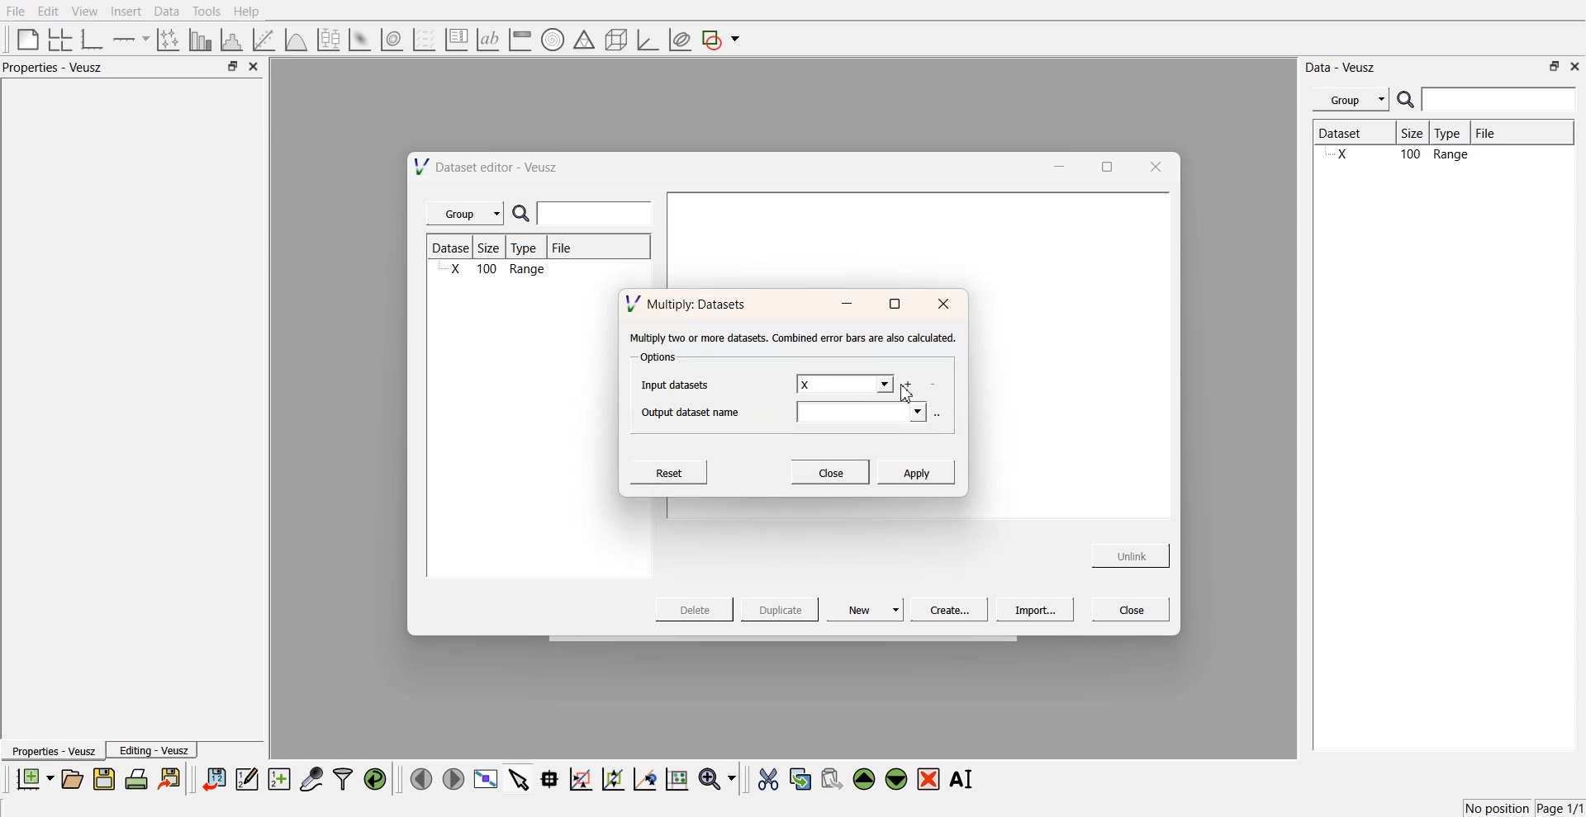 This screenshot has width=1586, height=817. Describe the element at coordinates (529, 248) in the screenshot. I see `Type` at that location.